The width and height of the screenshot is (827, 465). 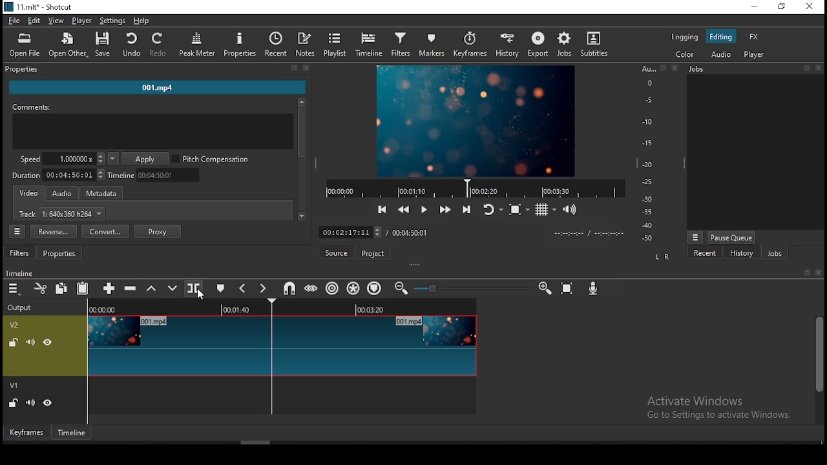 What do you see at coordinates (110, 289) in the screenshot?
I see `append` at bounding box center [110, 289].